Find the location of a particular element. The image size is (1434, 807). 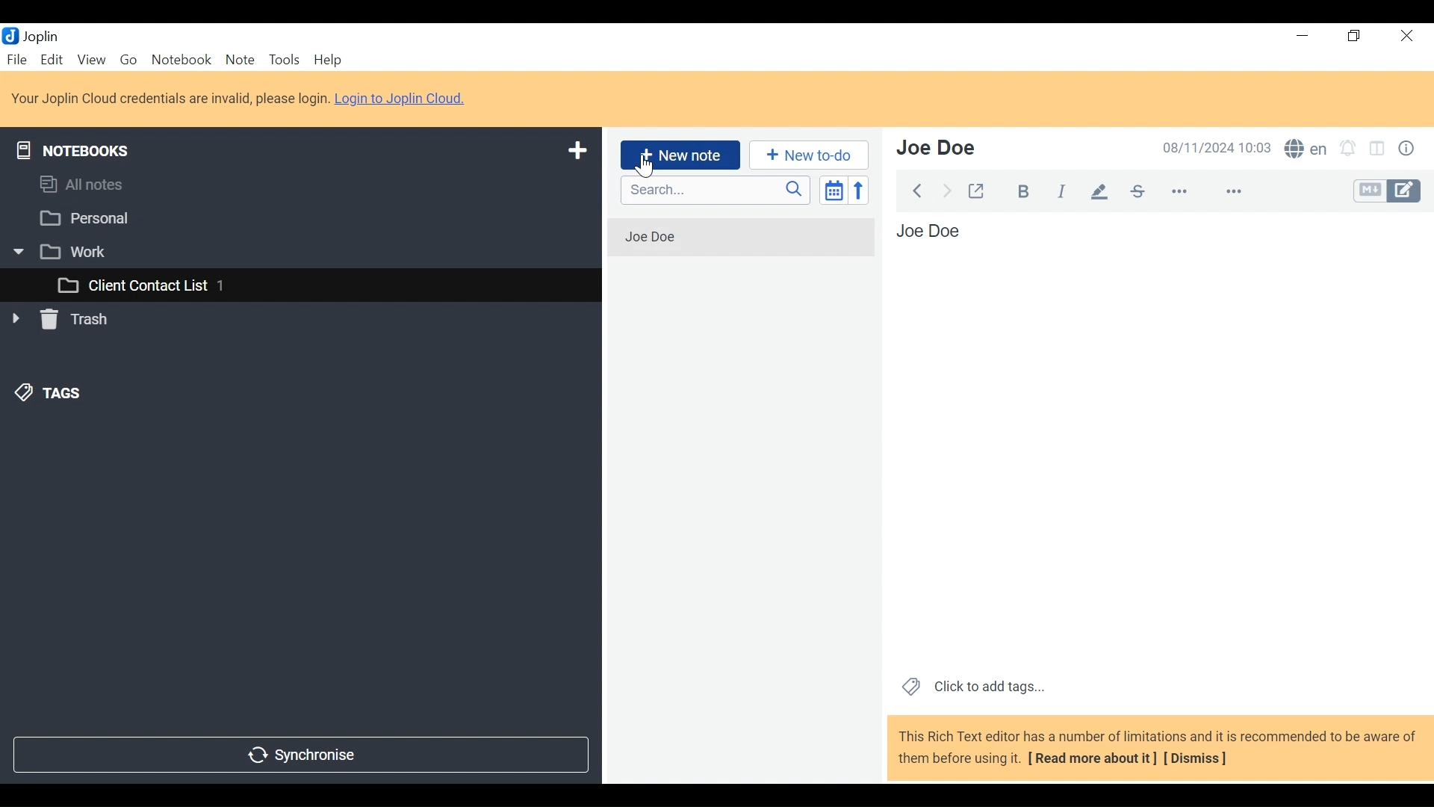

Tags is located at coordinates (46, 395).